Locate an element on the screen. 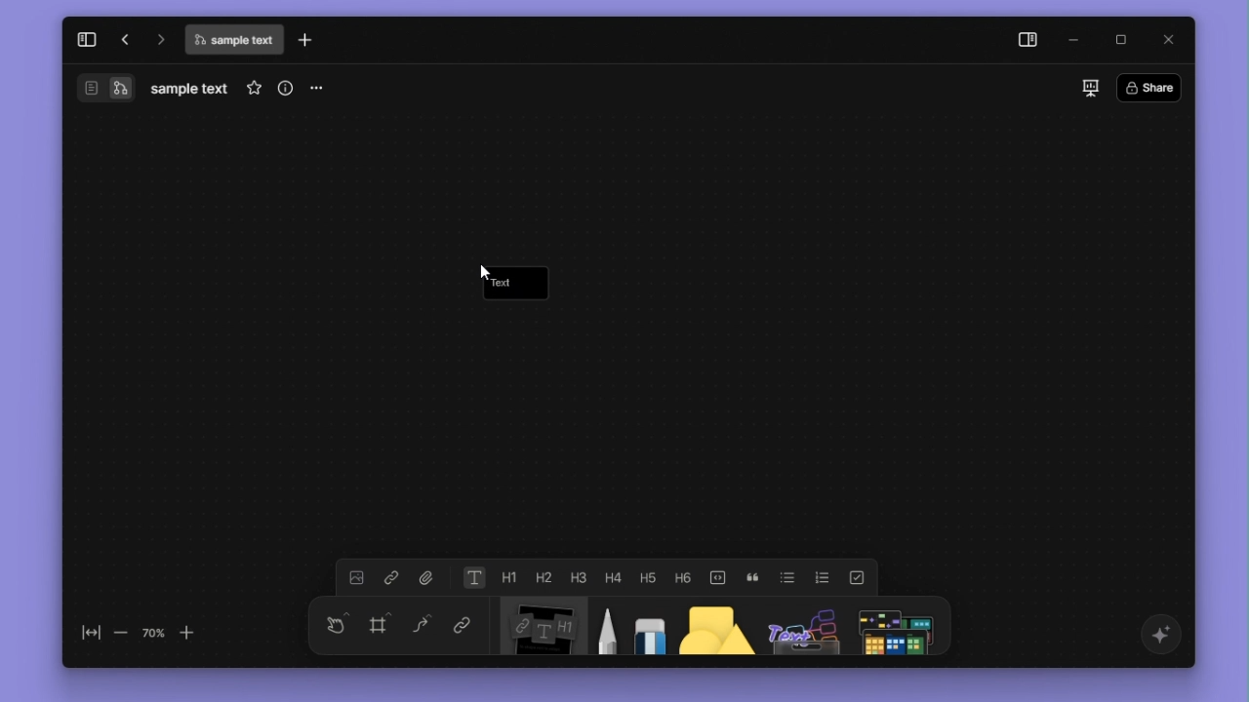  Note N is located at coordinates (537, 629).